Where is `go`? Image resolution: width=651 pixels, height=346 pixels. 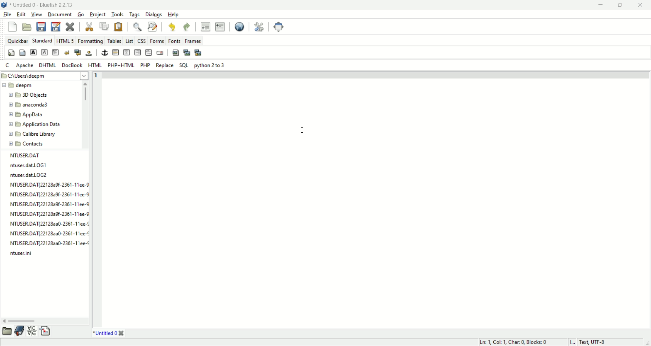 go is located at coordinates (80, 15).